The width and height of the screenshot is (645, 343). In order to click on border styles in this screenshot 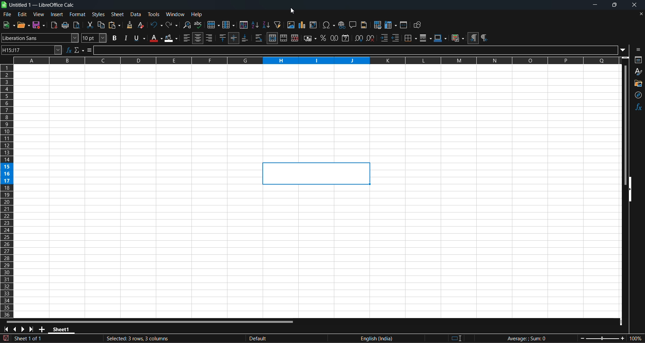, I will do `click(426, 38)`.